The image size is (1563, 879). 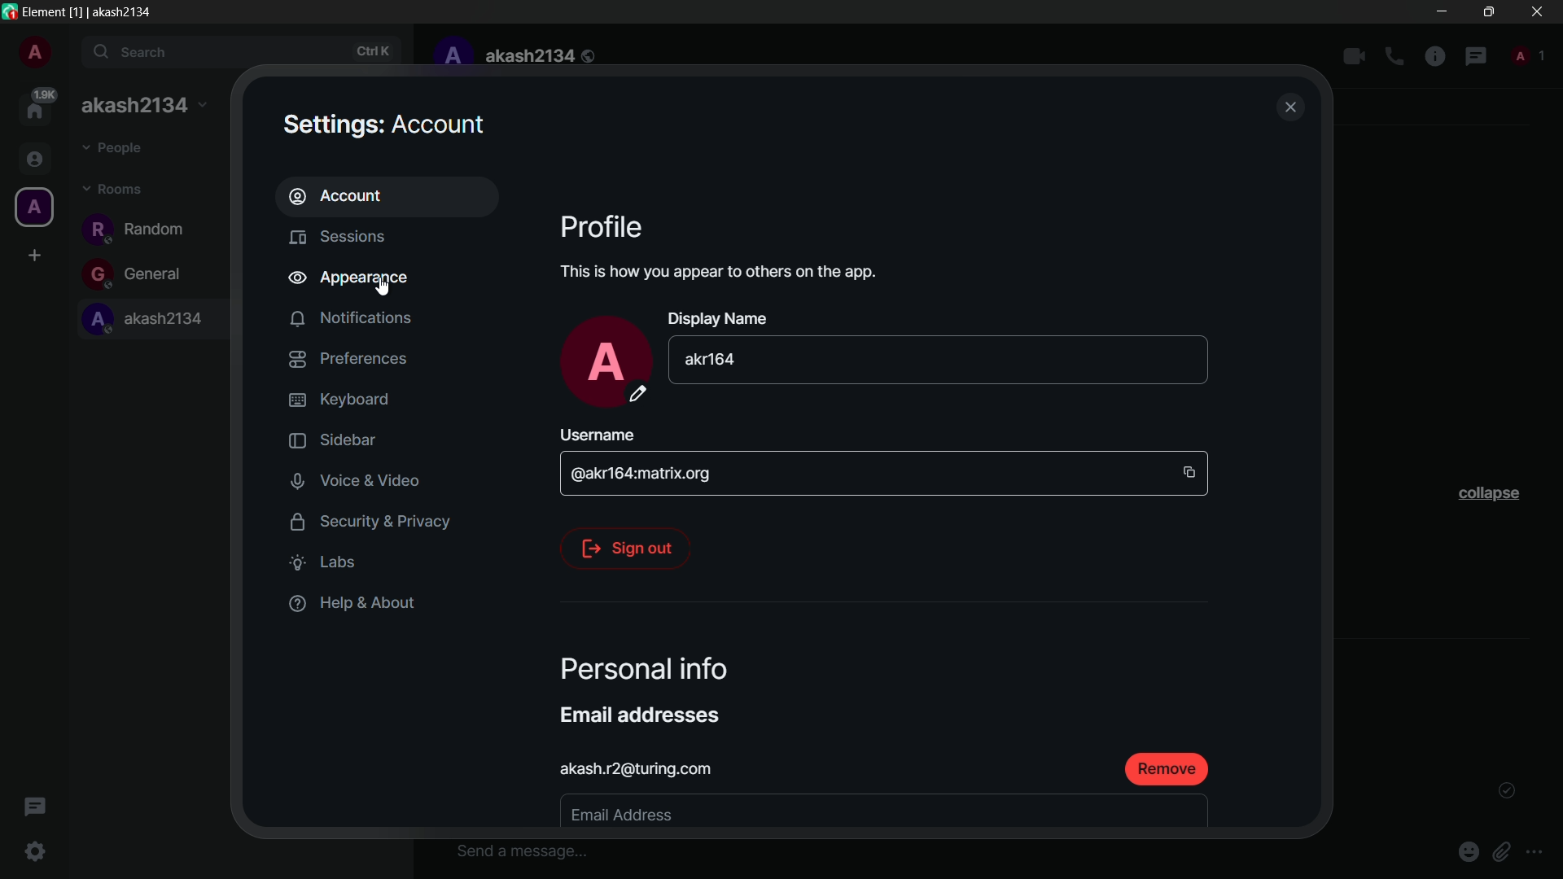 I want to click on sidebar, so click(x=329, y=441).